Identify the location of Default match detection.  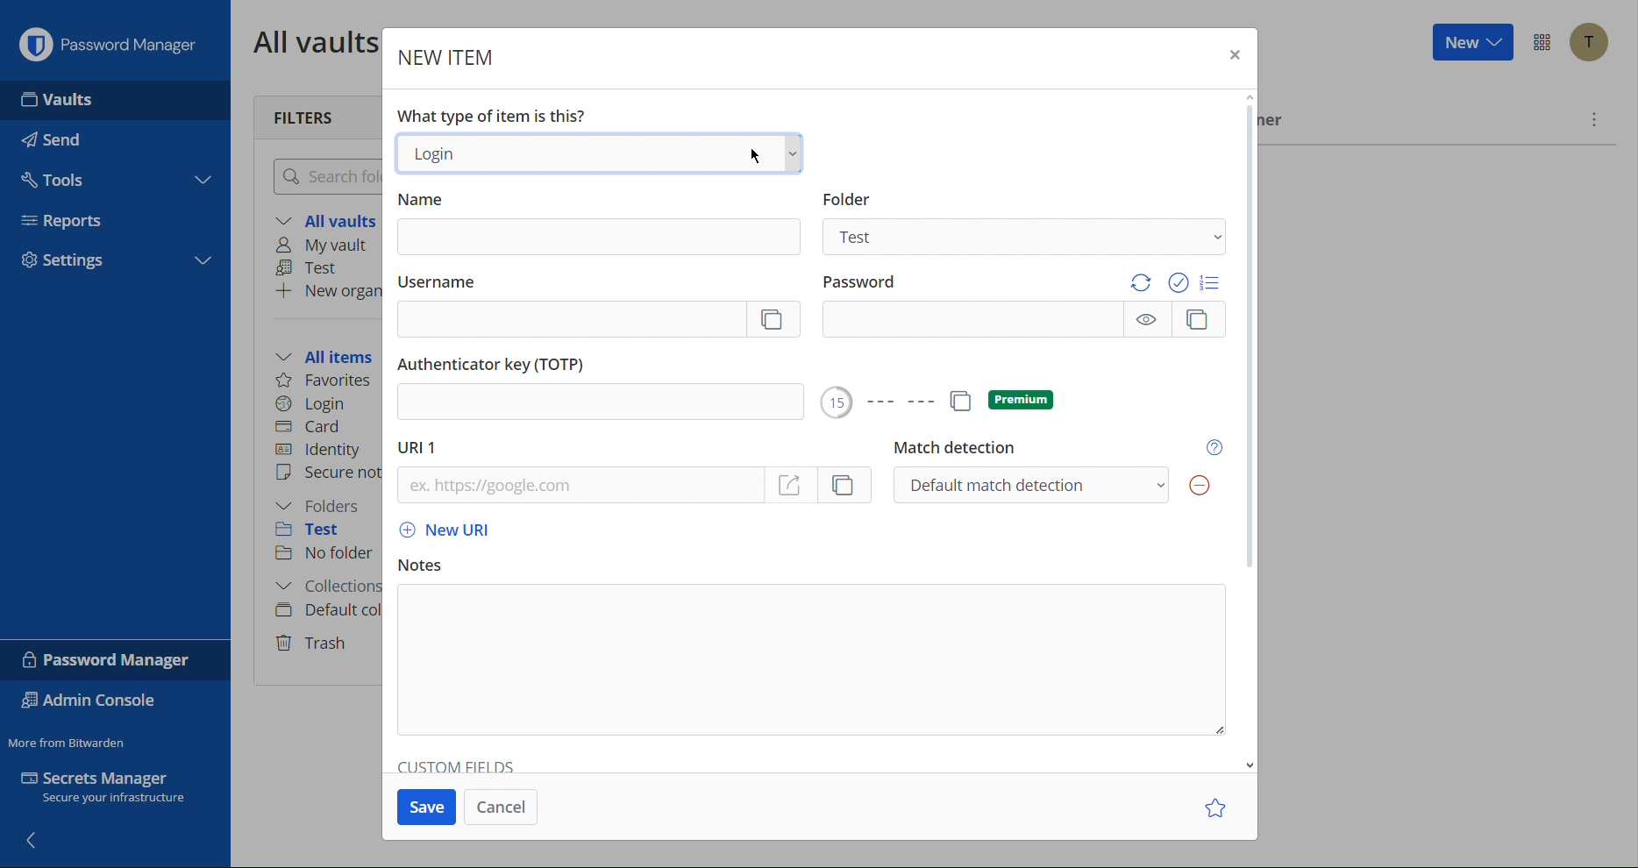
(1060, 484).